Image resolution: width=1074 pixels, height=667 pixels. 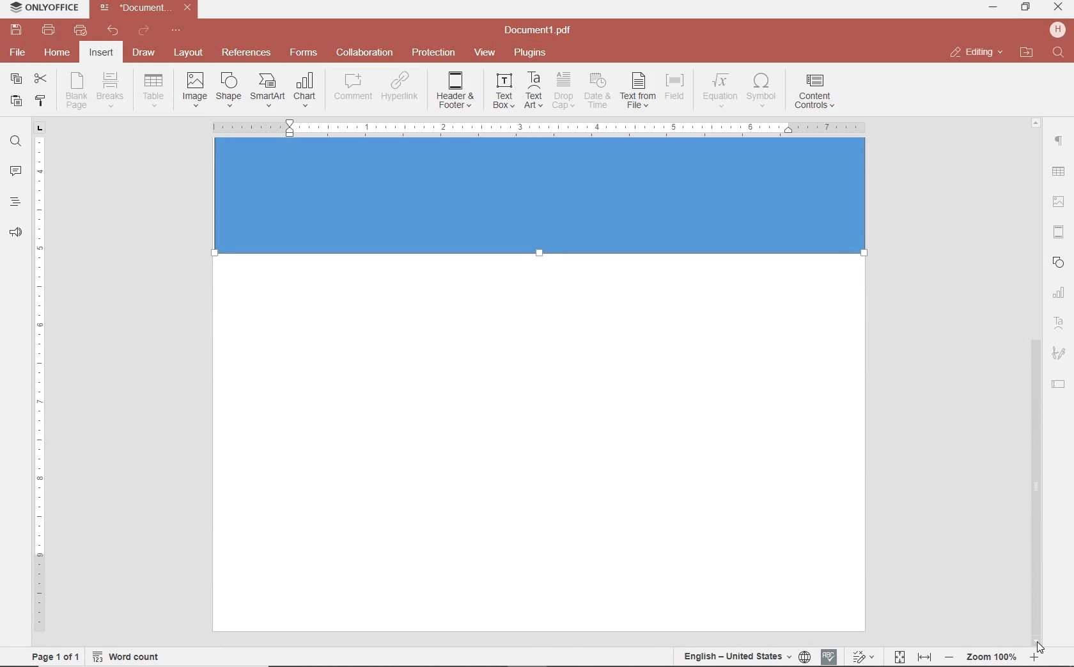 I want to click on INSERT CONTENT CONTROLS, so click(x=814, y=92).